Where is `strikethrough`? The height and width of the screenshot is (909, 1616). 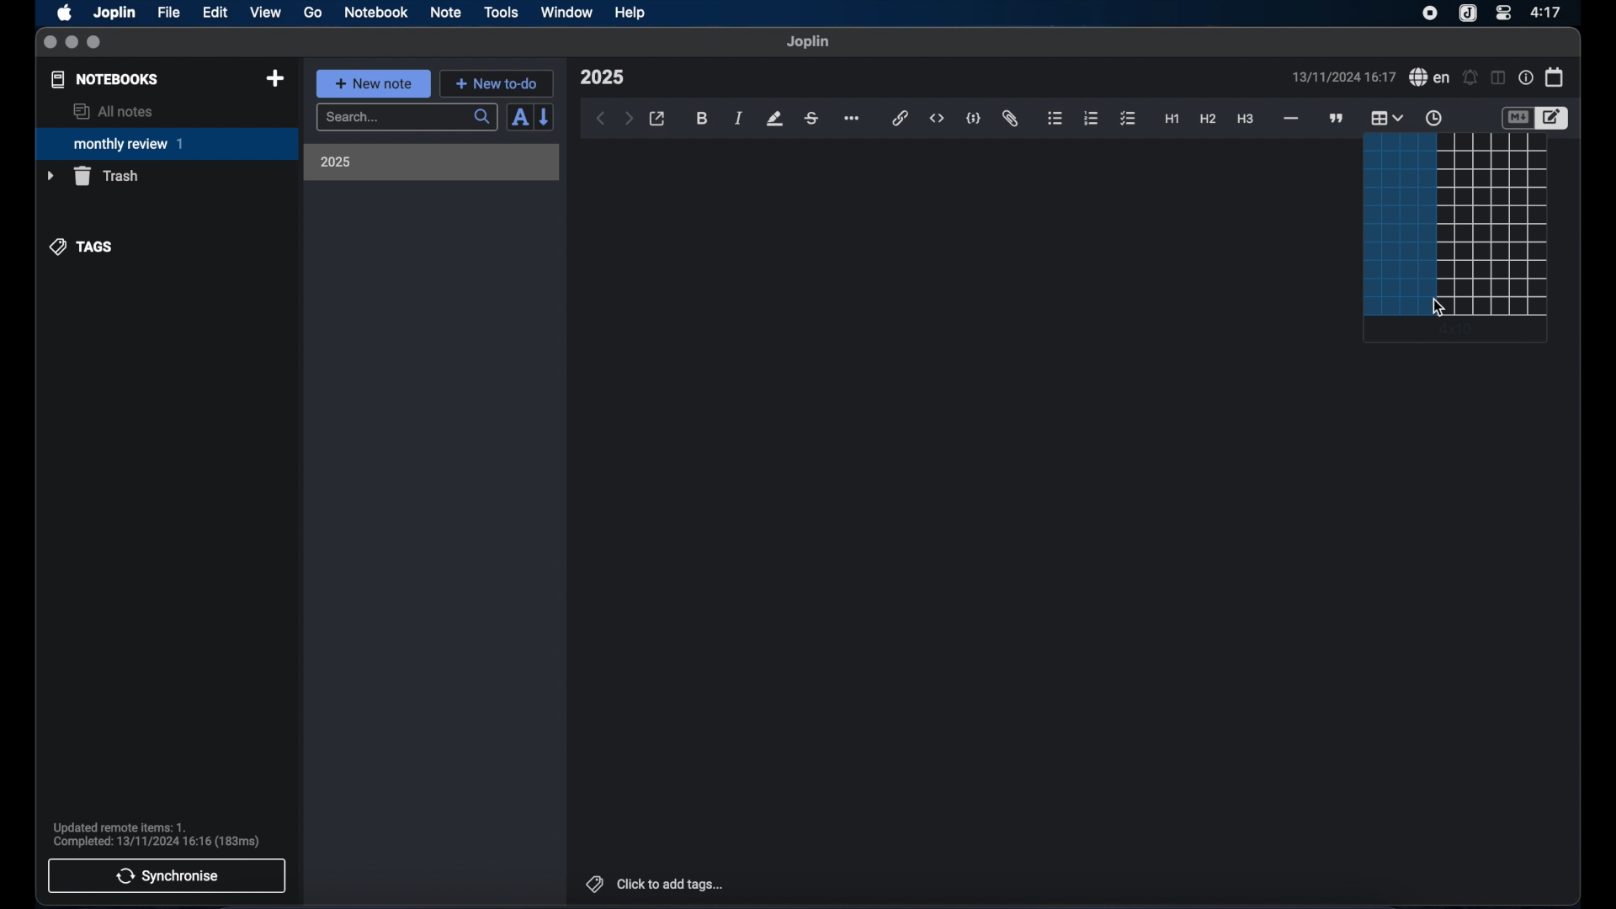
strikethrough is located at coordinates (811, 119).